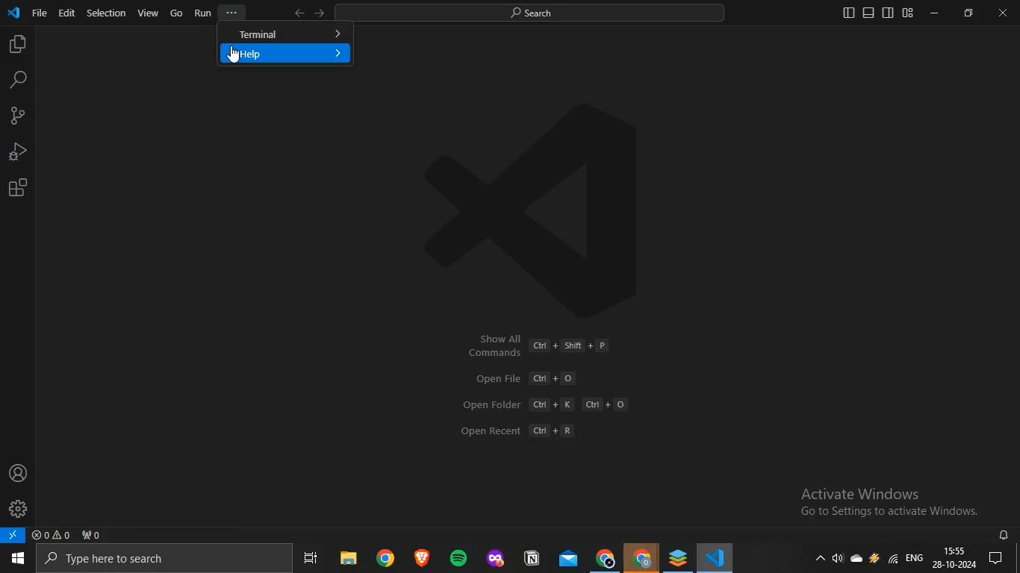 This screenshot has width=1020, height=573. What do you see at coordinates (455, 558) in the screenshot?
I see `spotify` at bounding box center [455, 558].